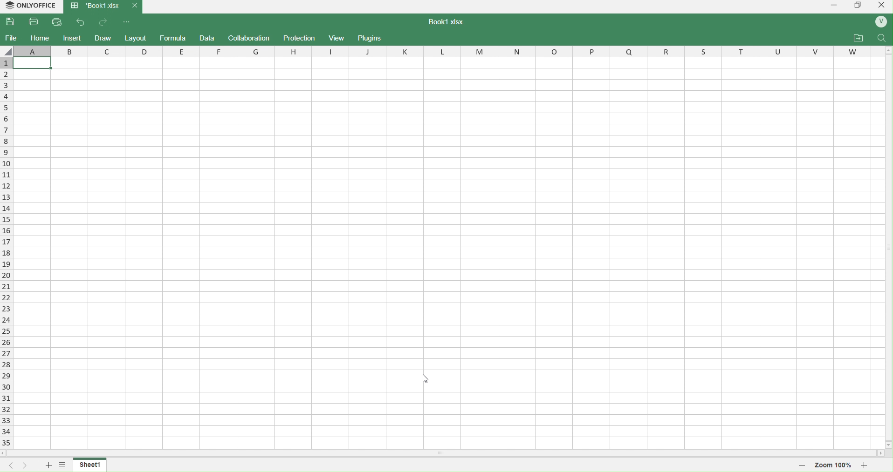  What do you see at coordinates (802, 465) in the screenshot?
I see `decrease zoom ` at bounding box center [802, 465].